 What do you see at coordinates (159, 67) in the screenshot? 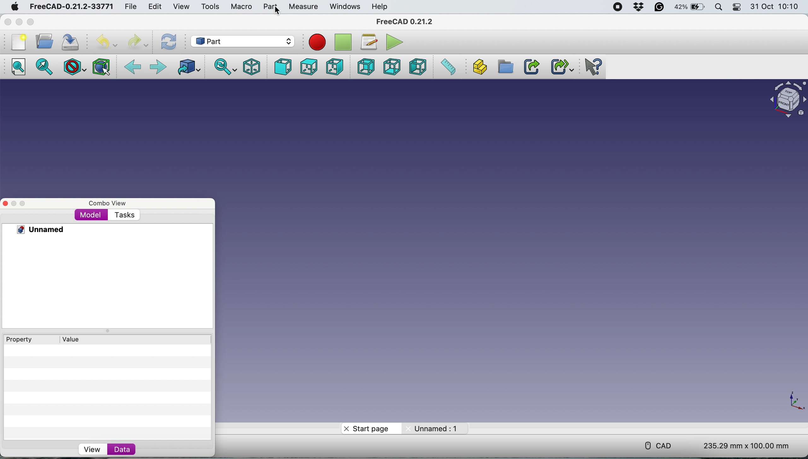
I see `Forward` at bounding box center [159, 67].